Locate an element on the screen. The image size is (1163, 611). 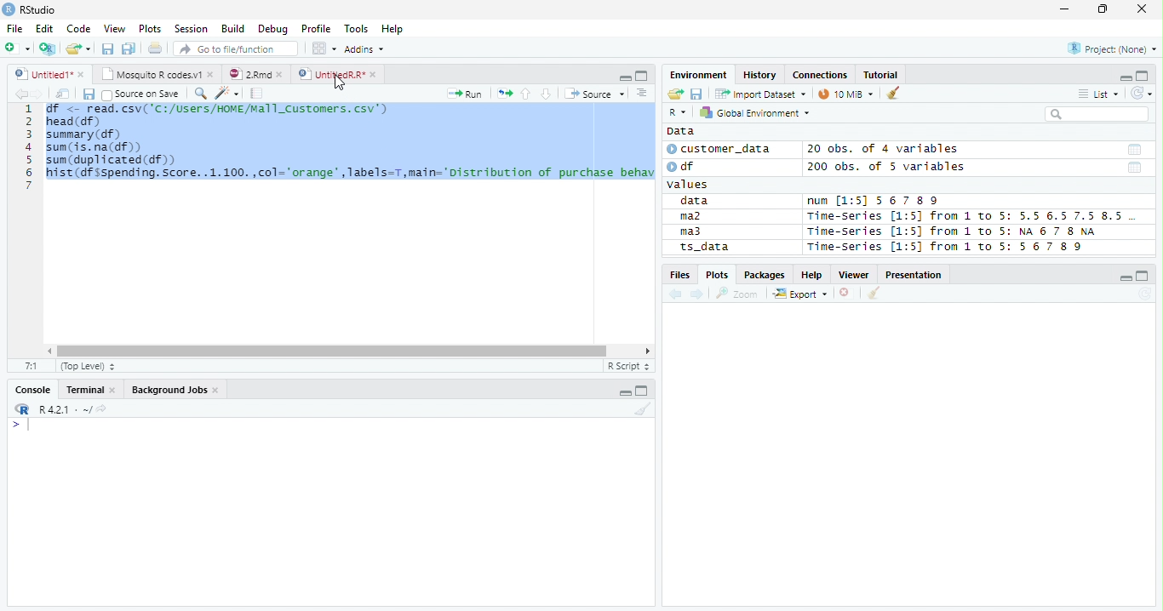
Maximize is located at coordinates (641, 75).